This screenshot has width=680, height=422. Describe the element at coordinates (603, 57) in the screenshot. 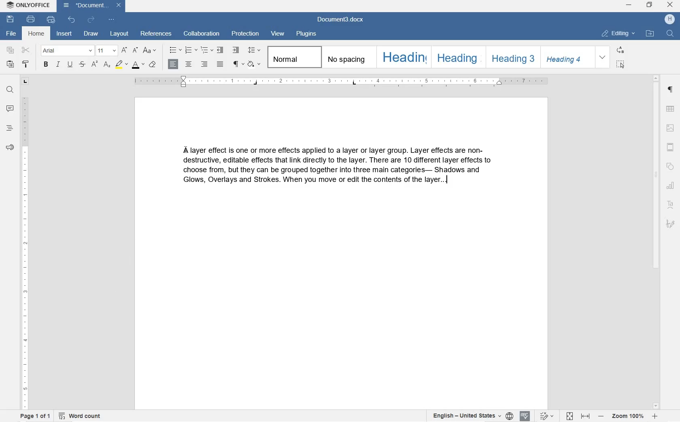

I see `EXPAND FORMATTING STYLE` at that location.